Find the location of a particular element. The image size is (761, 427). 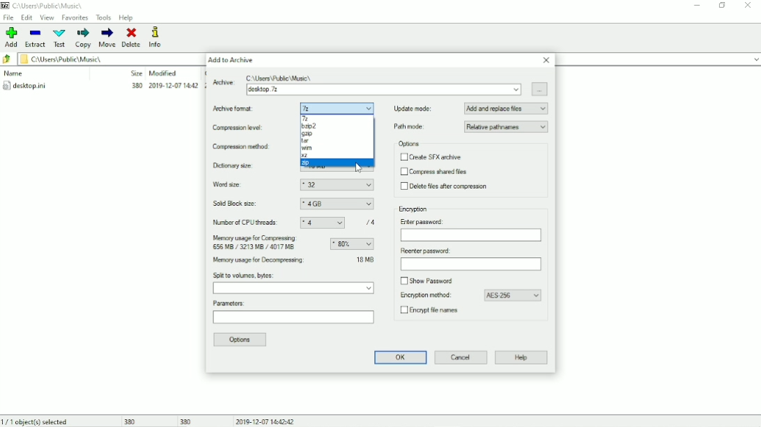

Dictionary size is located at coordinates (247, 166).